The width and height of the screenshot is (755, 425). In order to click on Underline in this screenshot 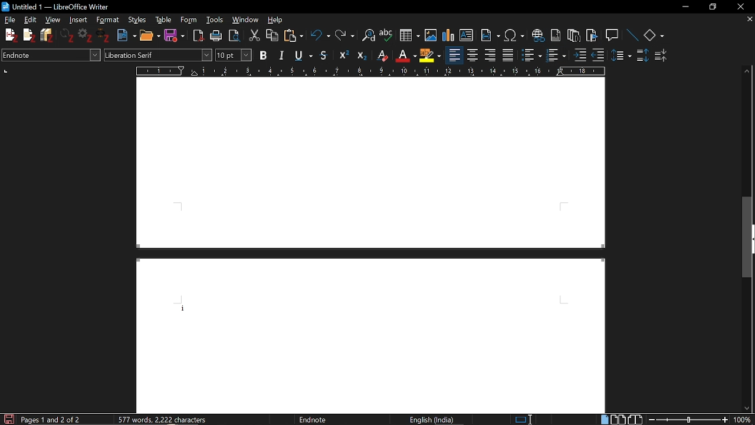, I will do `click(406, 56)`.